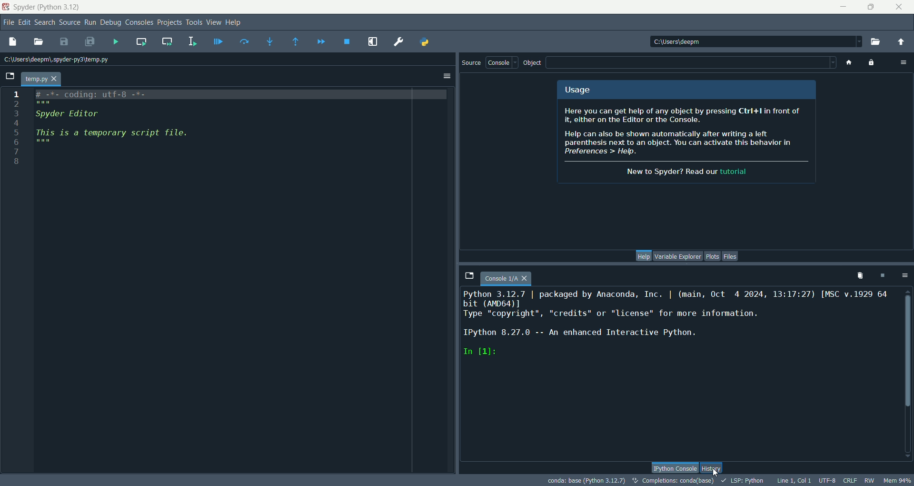 The image size is (914, 486). What do you see at coordinates (843, 7) in the screenshot?
I see `minimize` at bounding box center [843, 7].